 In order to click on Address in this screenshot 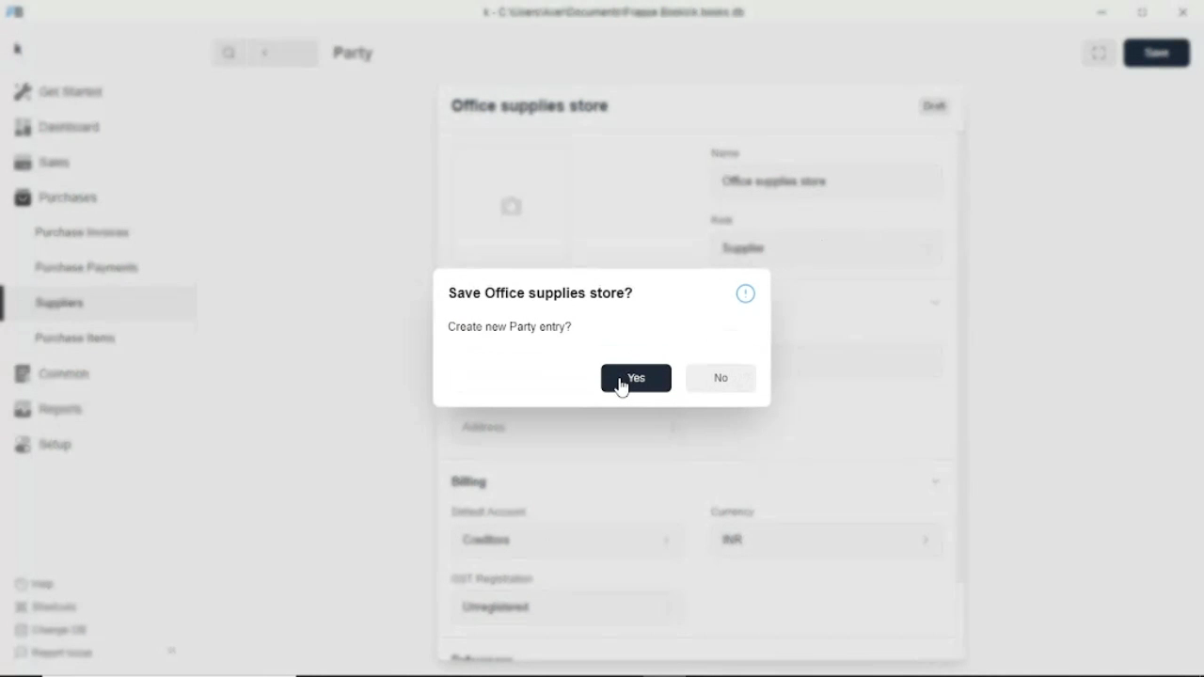, I will do `click(694, 427)`.